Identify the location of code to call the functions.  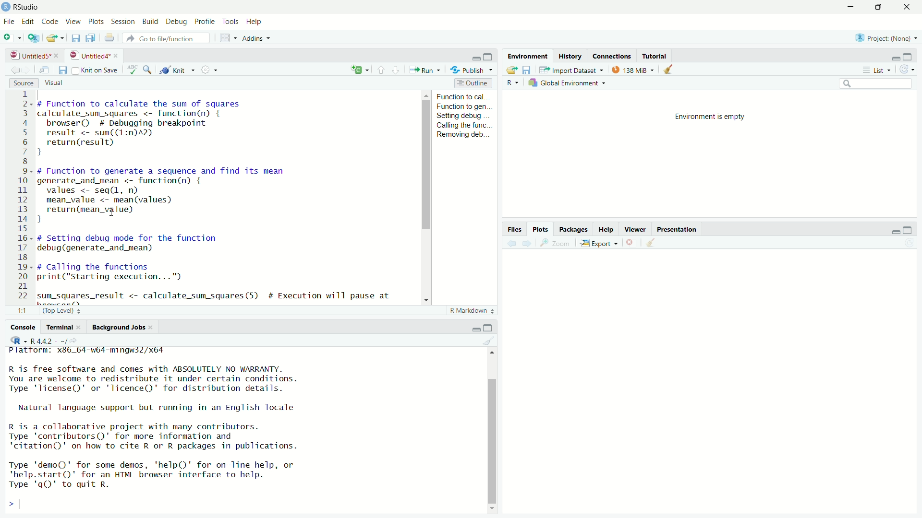
(121, 273).